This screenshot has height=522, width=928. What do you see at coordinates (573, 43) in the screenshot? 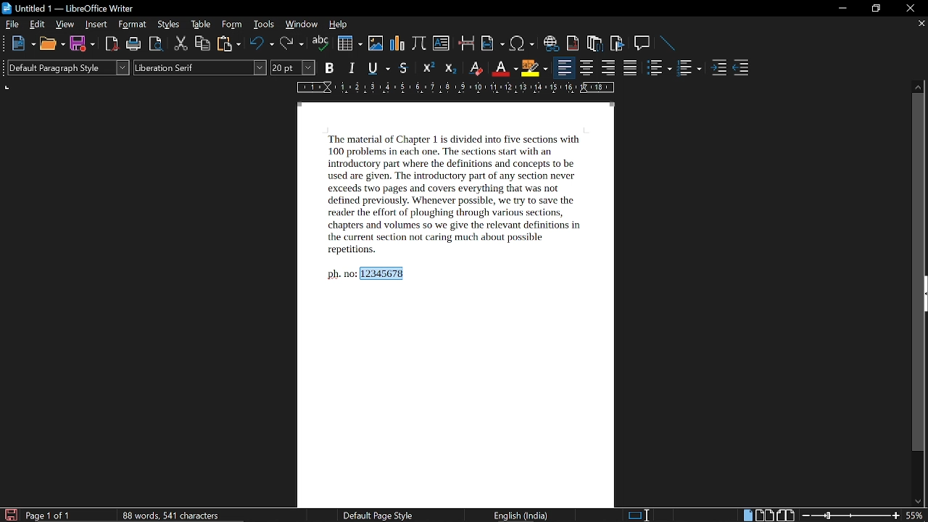
I see `insert footnote` at bounding box center [573, 43].